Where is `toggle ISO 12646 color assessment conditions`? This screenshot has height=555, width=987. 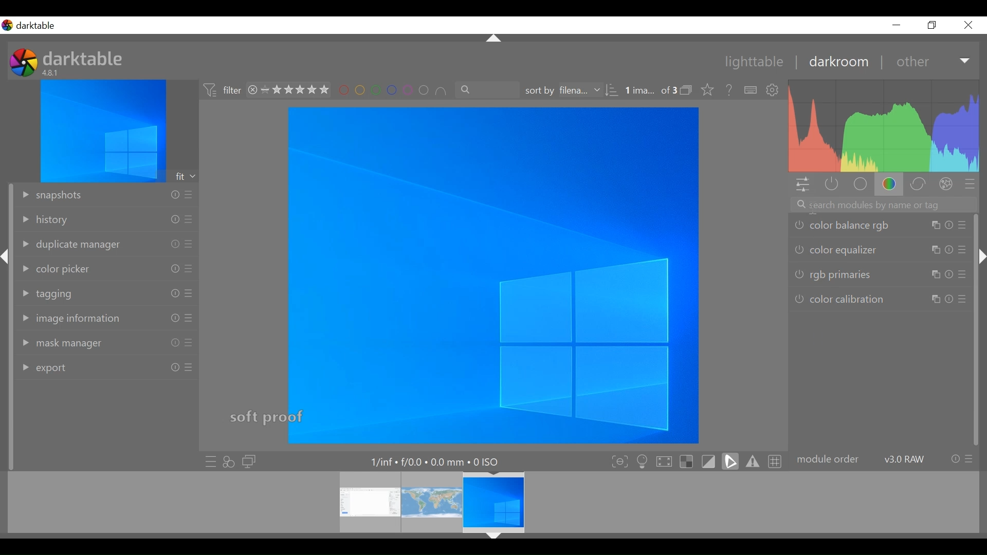
toggle ISO 12646 color assessment conditions is located at coordinates (641, 460).